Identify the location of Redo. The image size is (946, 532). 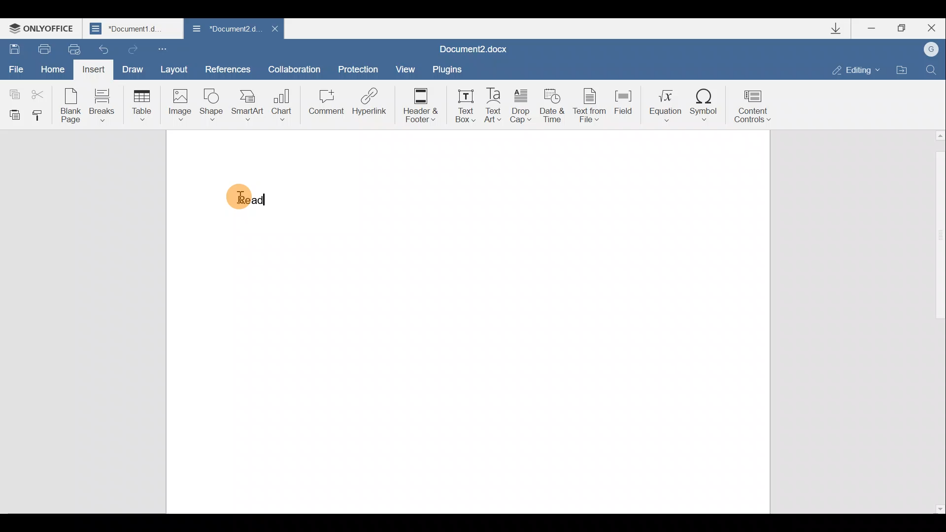
(133, 49).